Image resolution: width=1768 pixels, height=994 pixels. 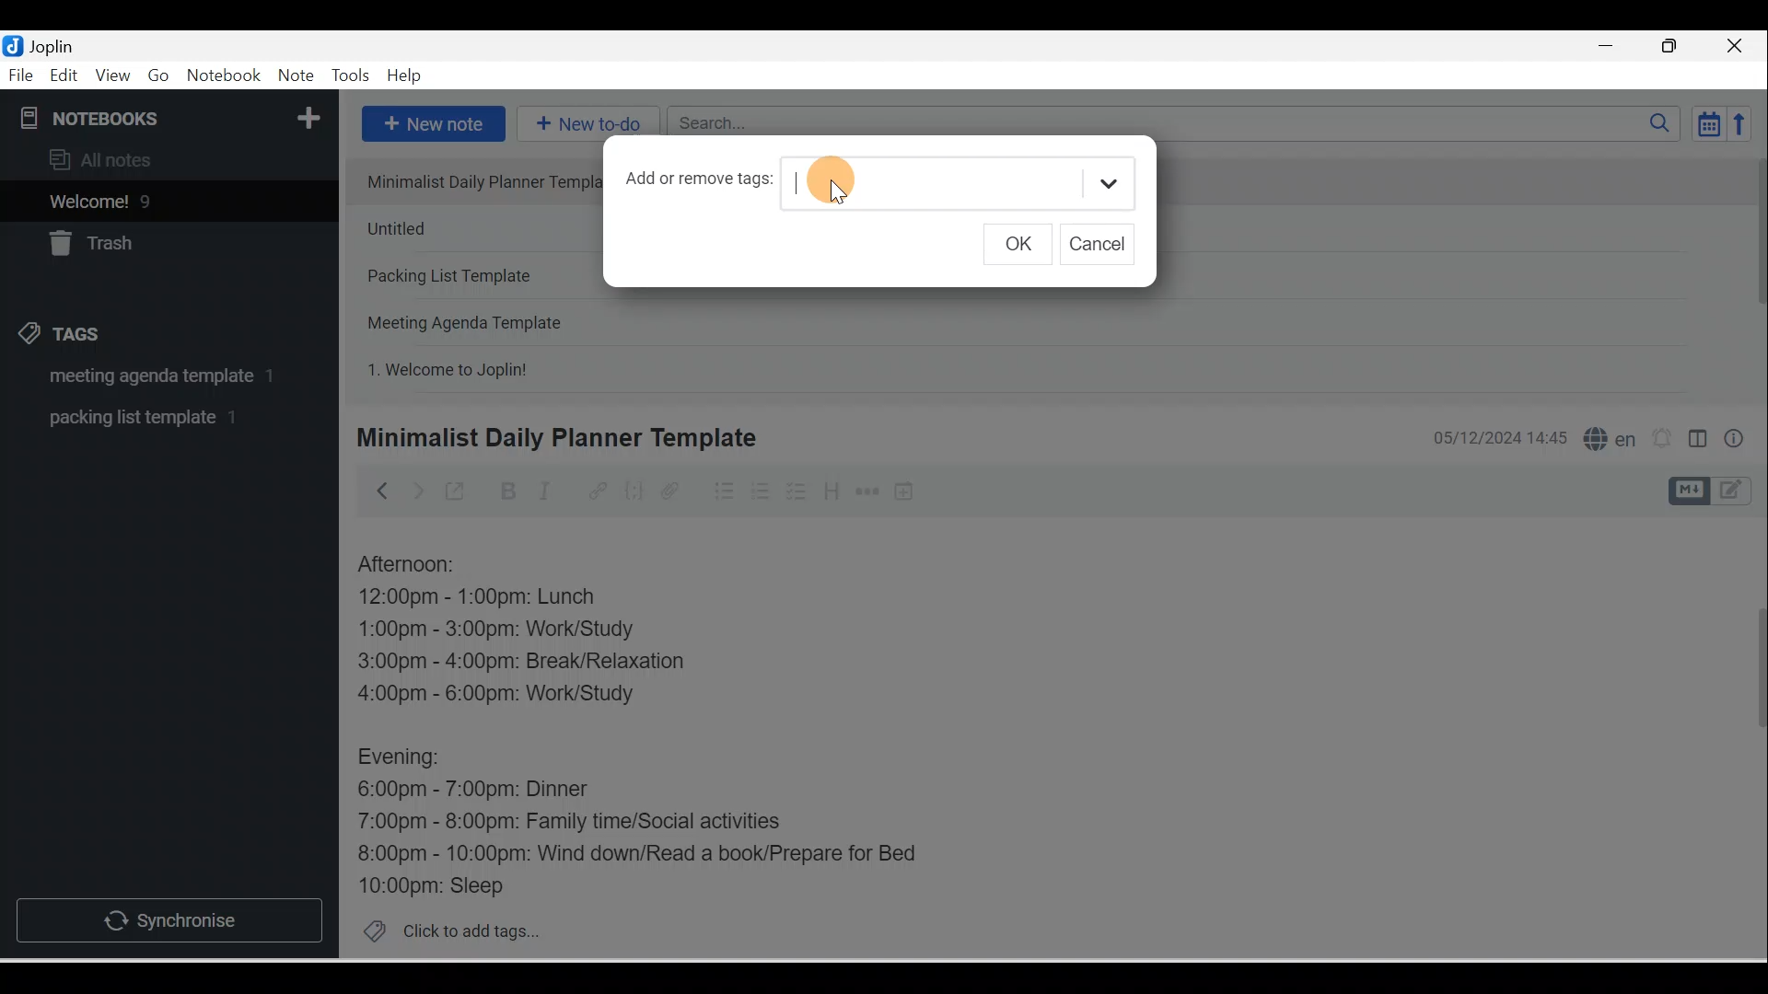 I want to click on Tag 1, so click(x=145, y=377).